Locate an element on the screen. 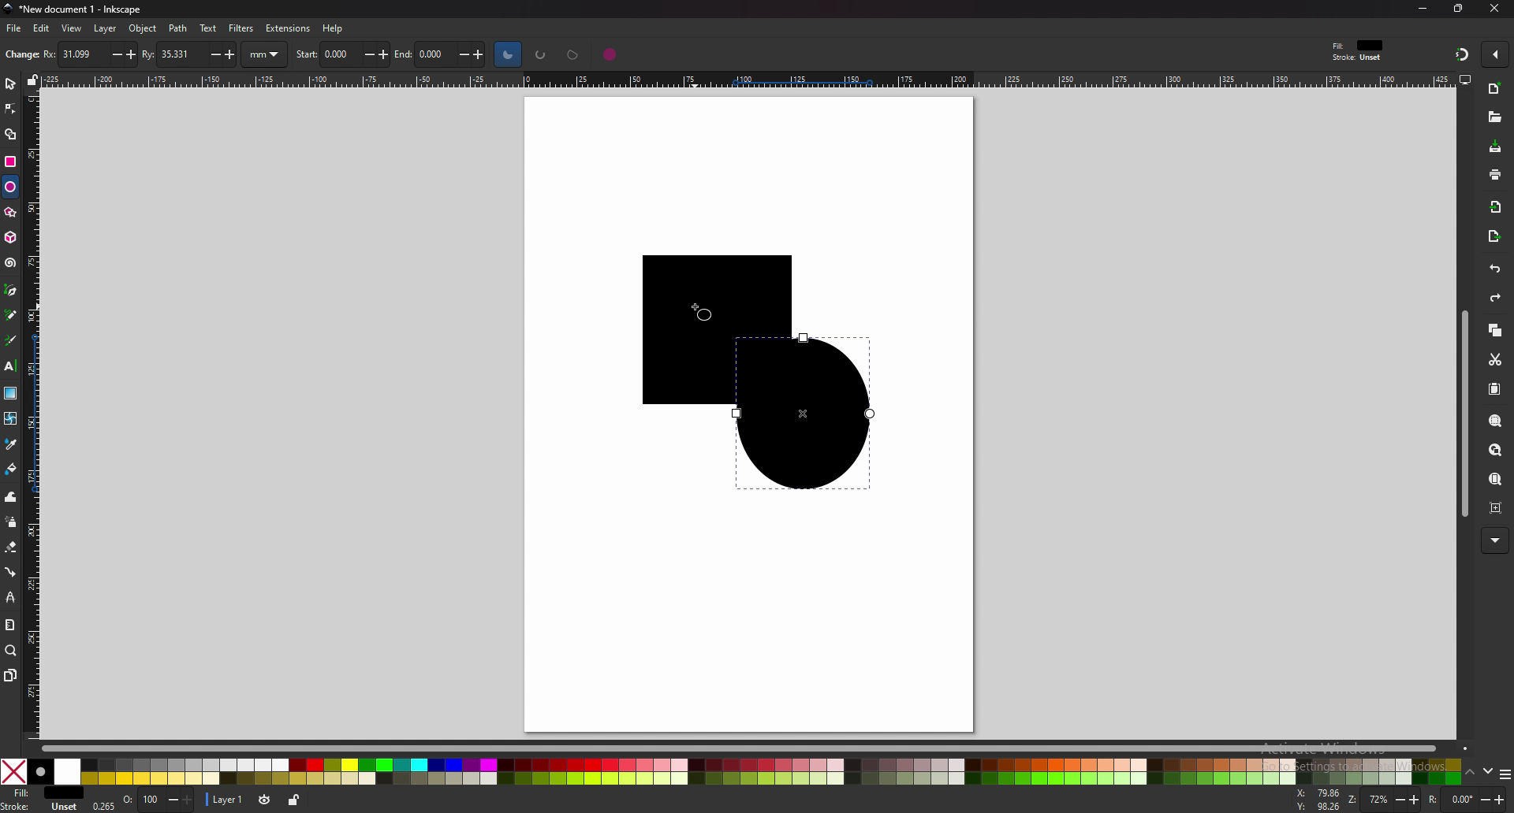  opacity is located at coordinates (160, 800).